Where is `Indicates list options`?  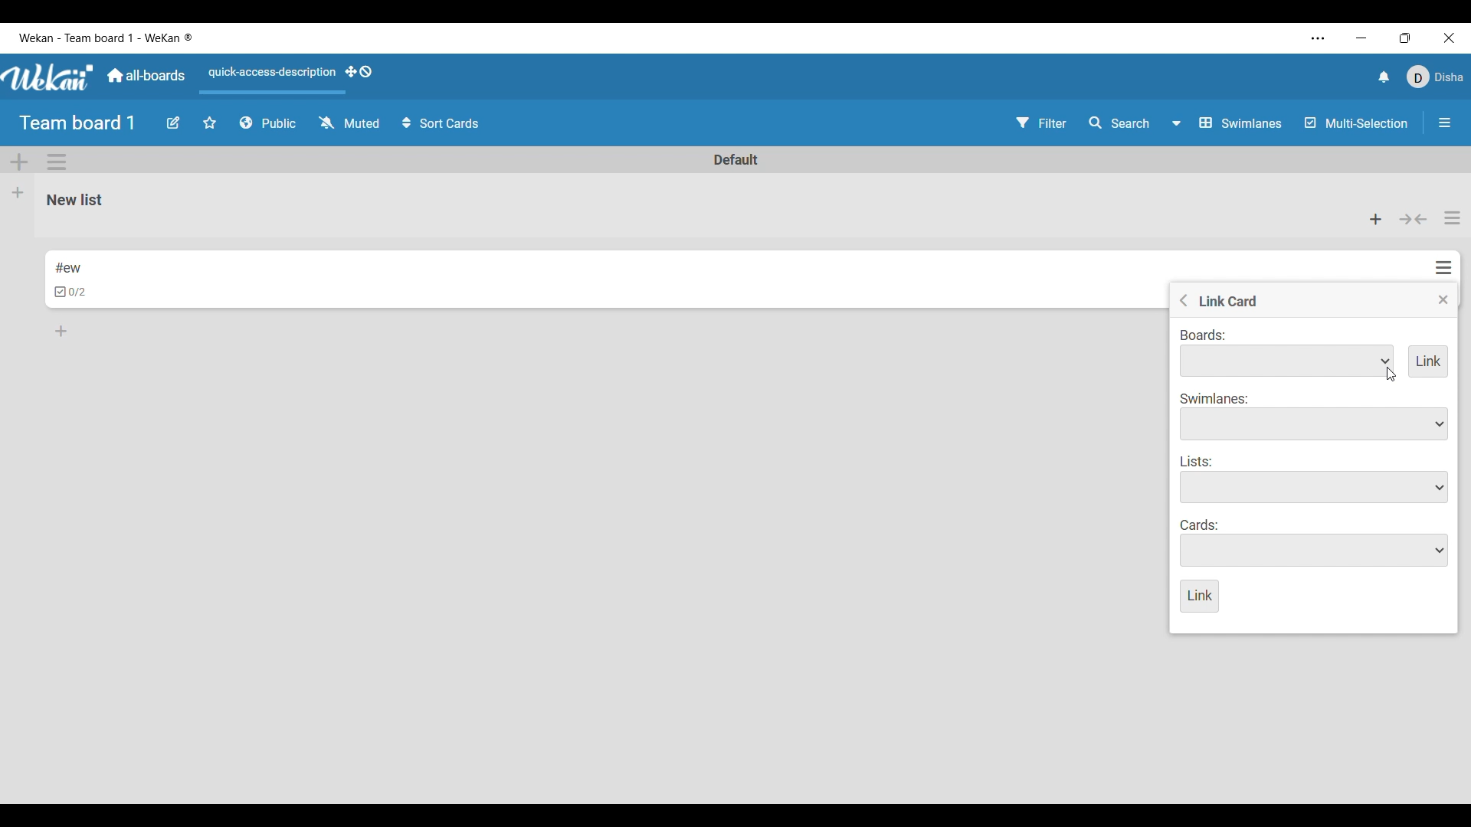 Indicates list options is located at coordinates (1197, 461).